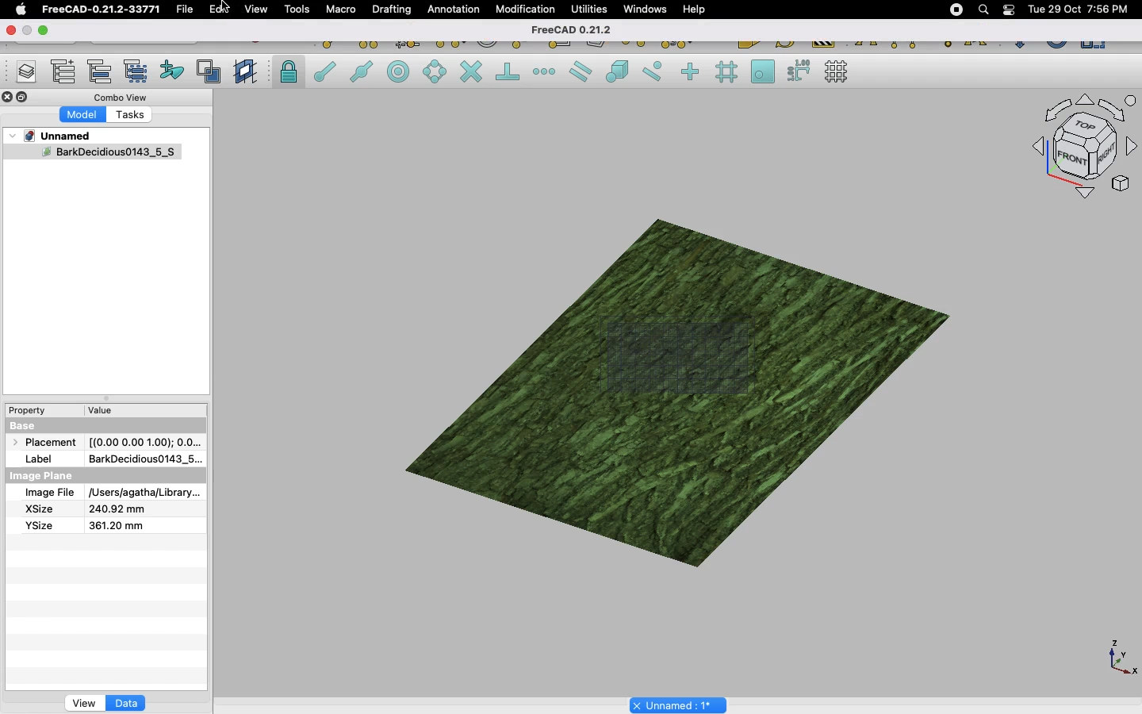 The width and height of the screenshot is (1142, 714). Describe the element at coordinates (649, 11) in the screenshot. I see `Windows` at that location.